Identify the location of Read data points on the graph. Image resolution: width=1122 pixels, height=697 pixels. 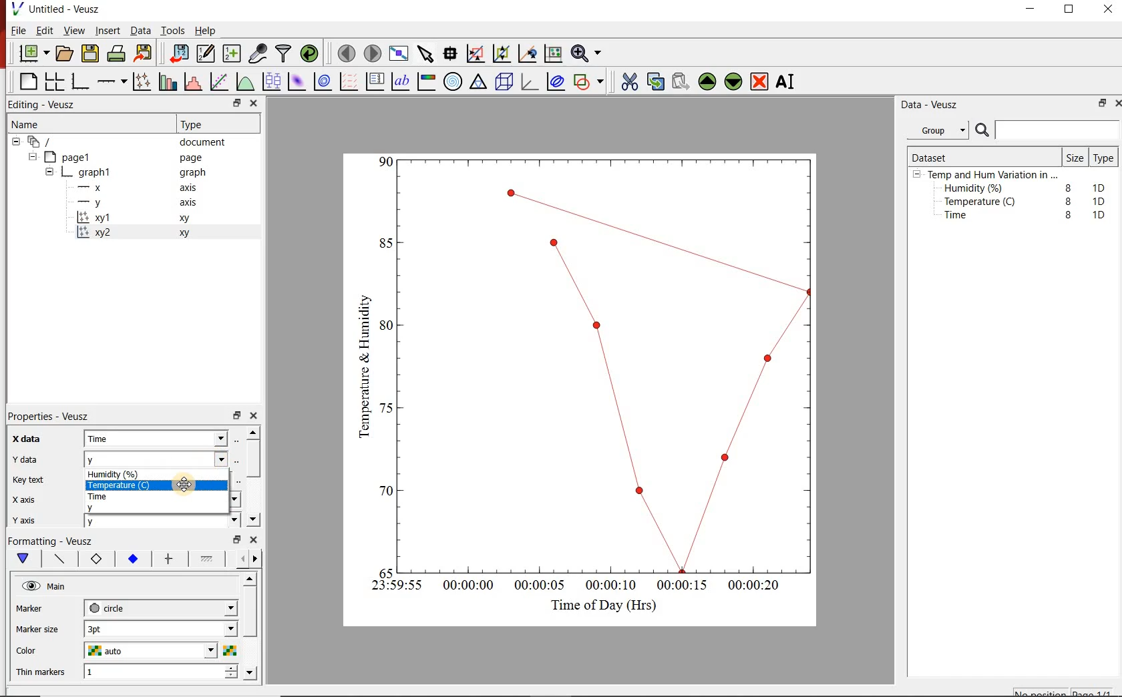
(451, 54).